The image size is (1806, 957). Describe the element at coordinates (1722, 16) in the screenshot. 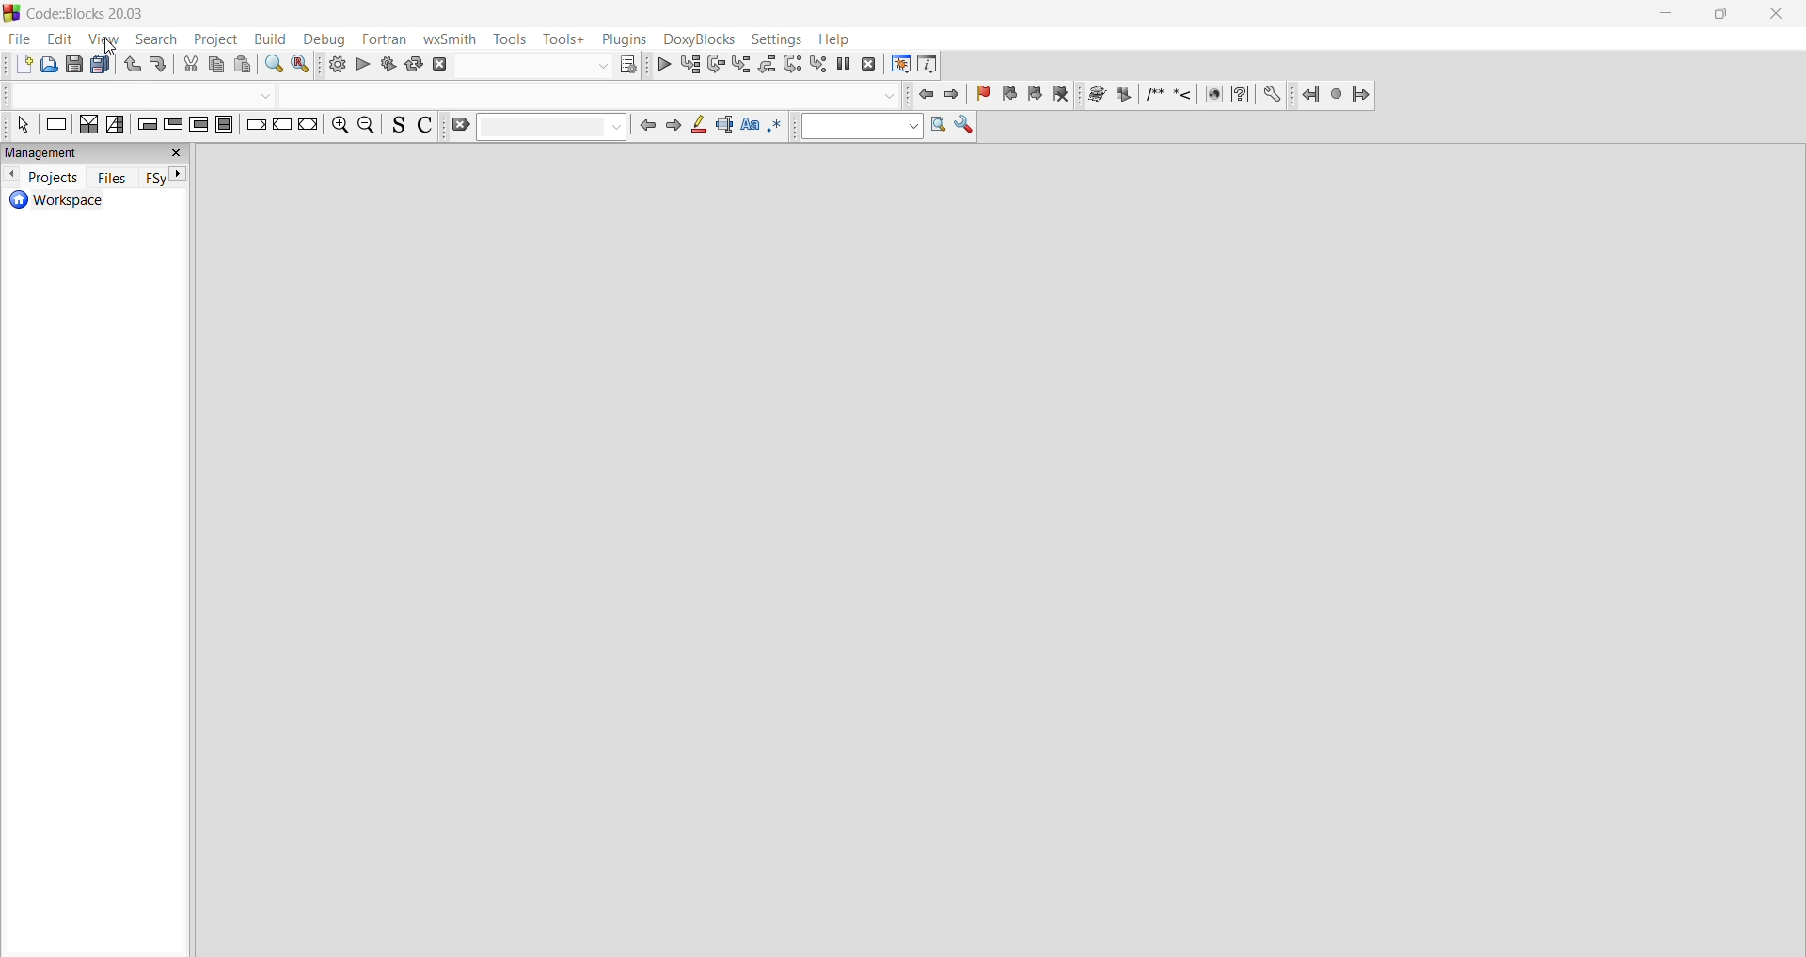

I see `maximize` at that location.